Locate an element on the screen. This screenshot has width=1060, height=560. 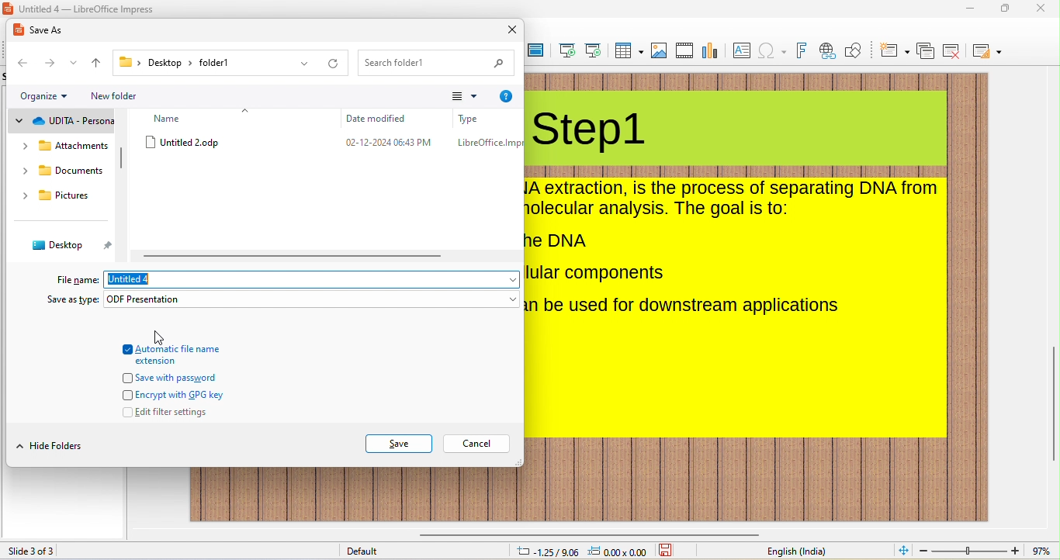
logo is located at coordinates (9, 9).